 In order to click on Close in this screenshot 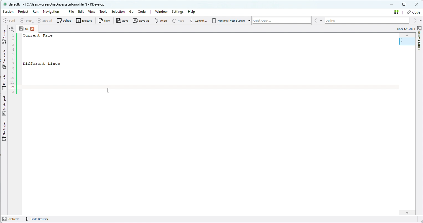, I will do `click(416, 4)`.